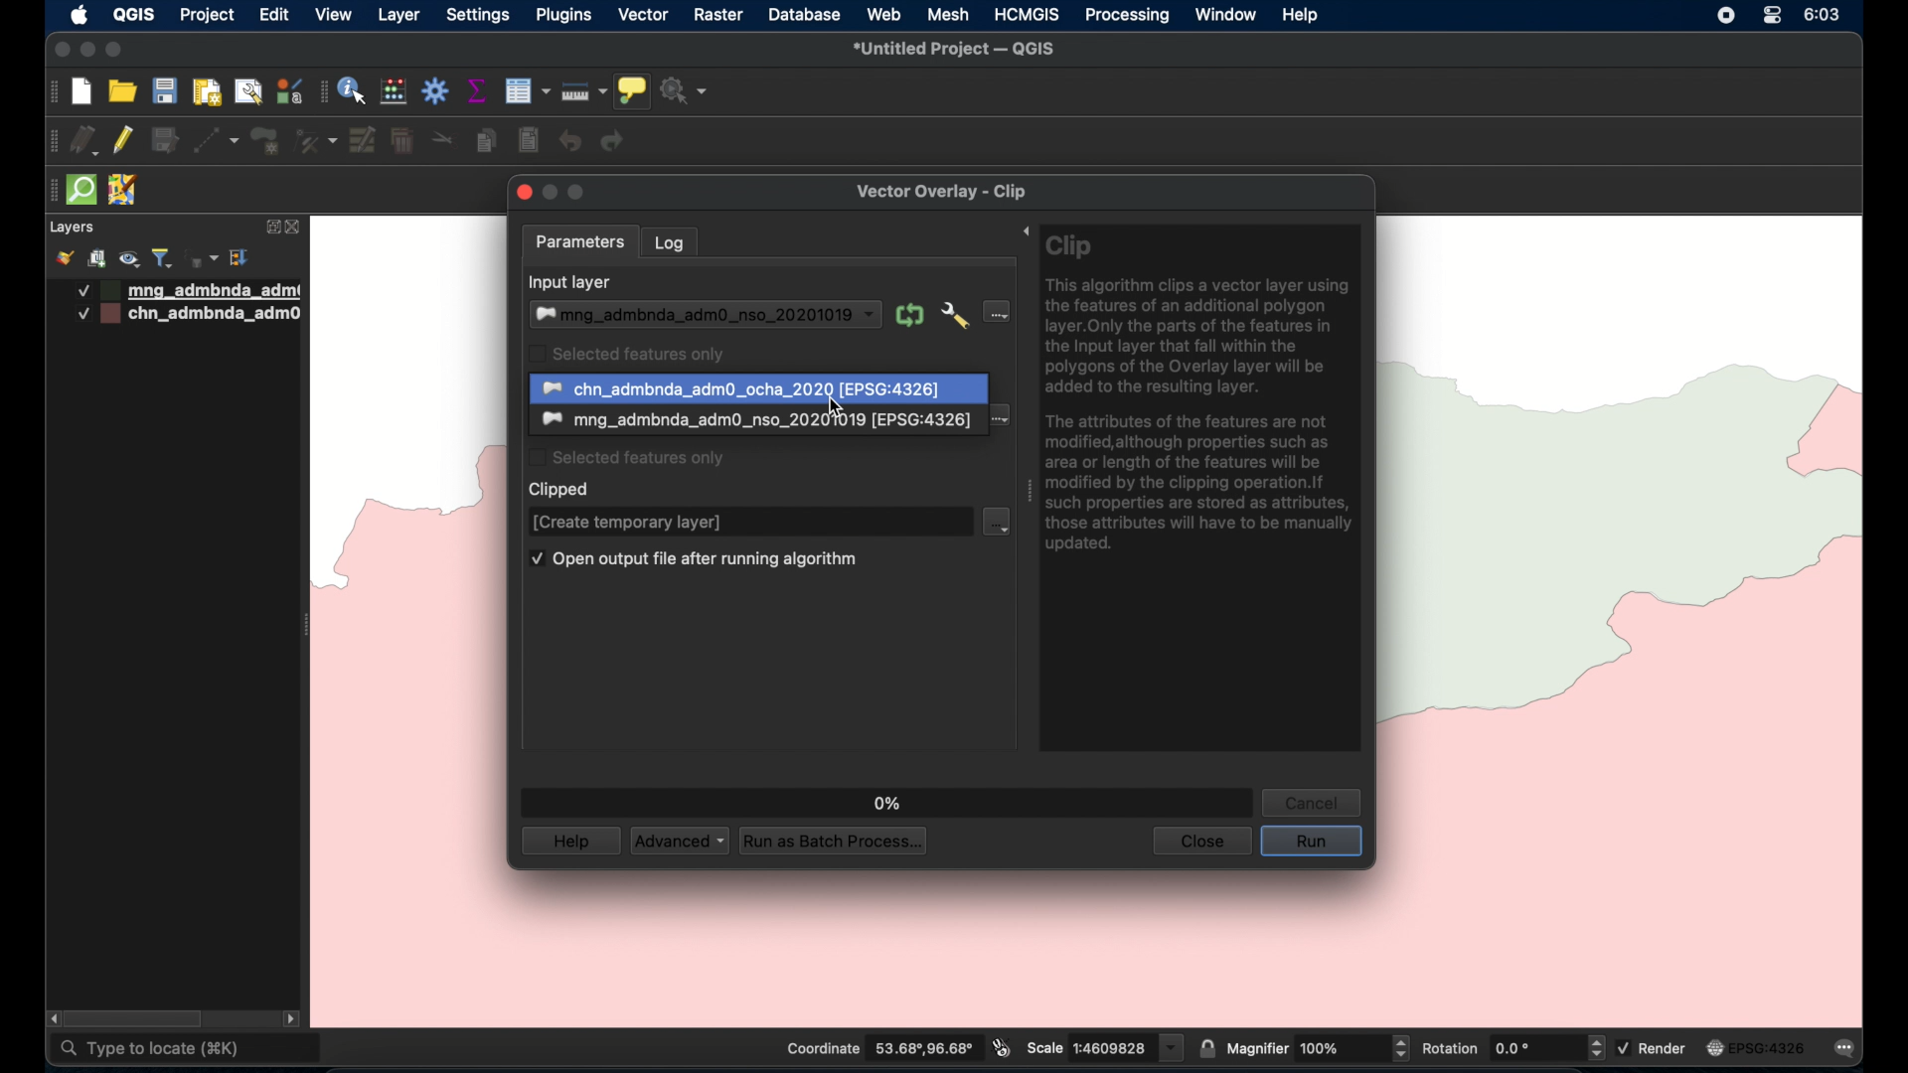 The width and height of the screenshot is (1908, 1073). Describe the element at coordinates (80, 15) in the screenshot. I see `apple icon` at that location.